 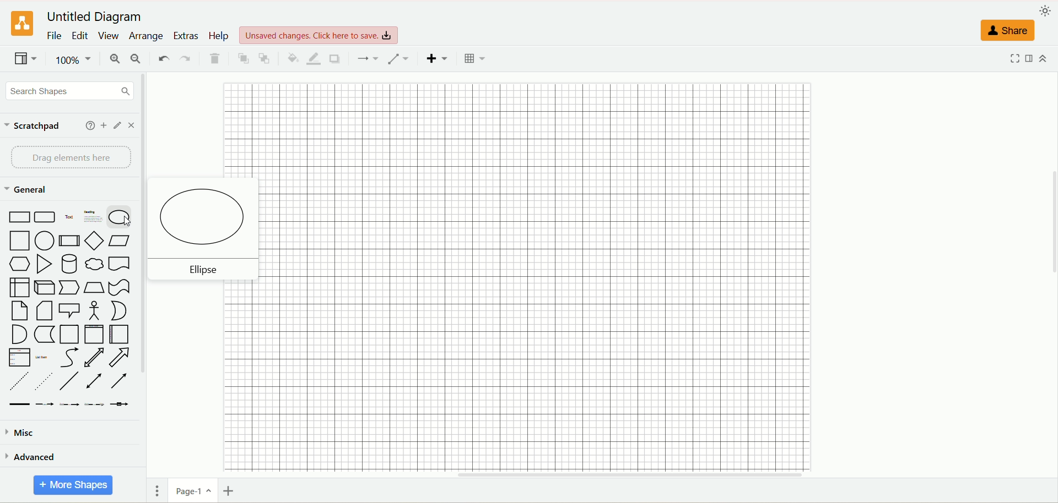 What do you see at coordinates (21, 434) in the screenshot?
I see `misc` at bounding box center [21, 434].